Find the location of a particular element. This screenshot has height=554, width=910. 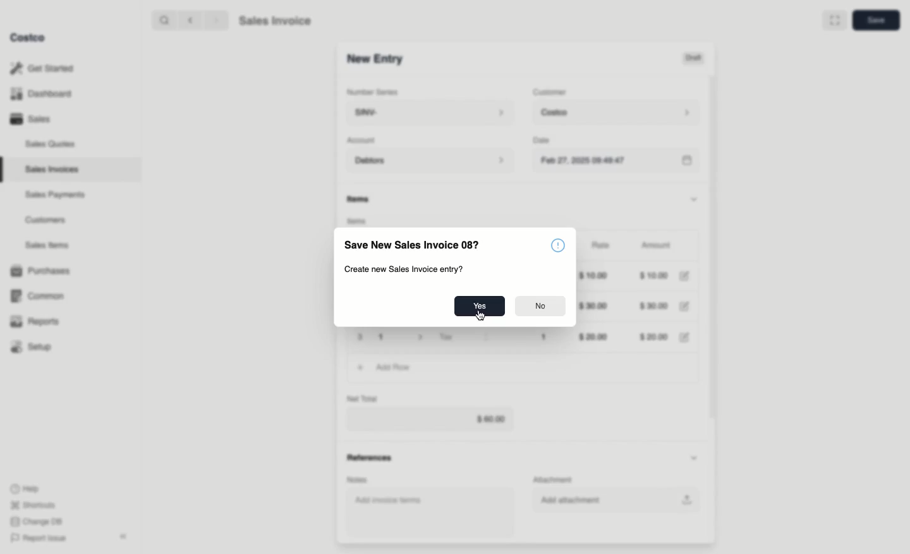

Sales Invoices is located at coordinates (54, 169).